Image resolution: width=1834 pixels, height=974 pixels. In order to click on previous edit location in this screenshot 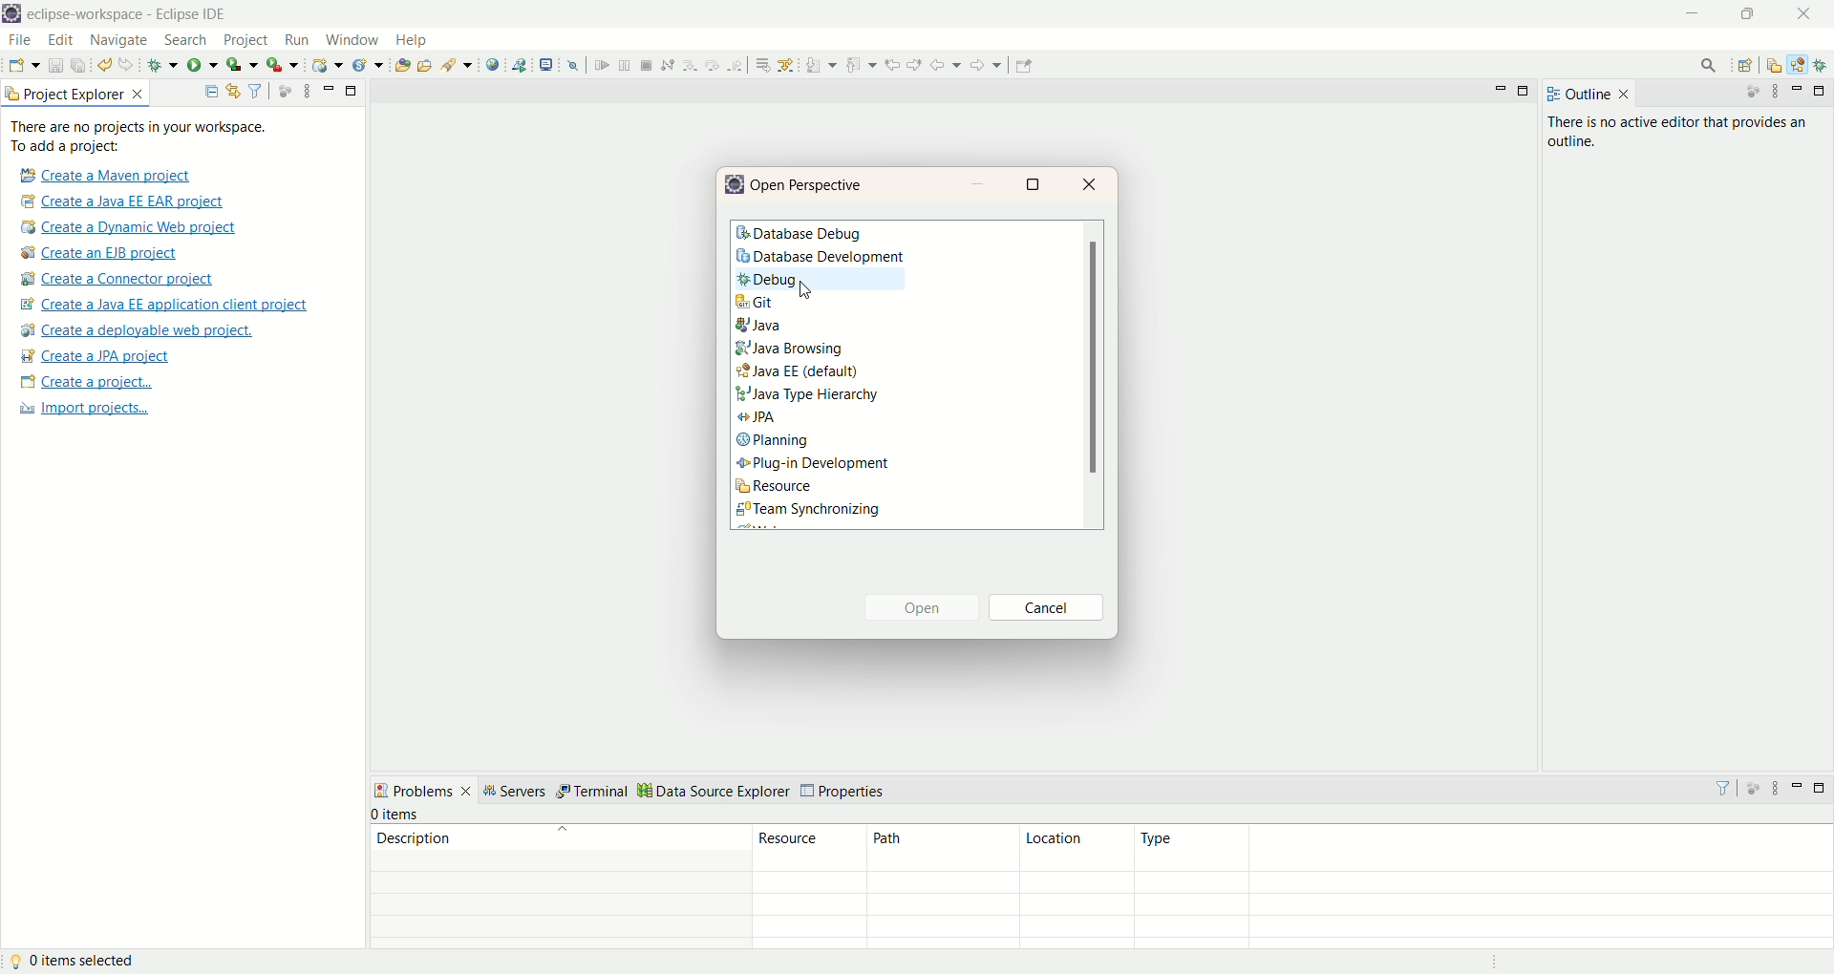, I will do `click(915, 65)`.